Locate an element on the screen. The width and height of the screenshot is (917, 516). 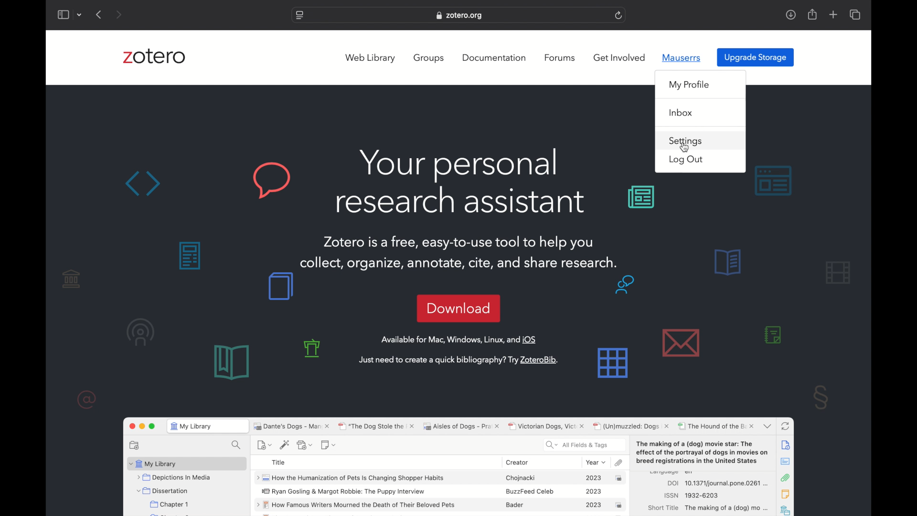
download is located at coordinates (458, 308).